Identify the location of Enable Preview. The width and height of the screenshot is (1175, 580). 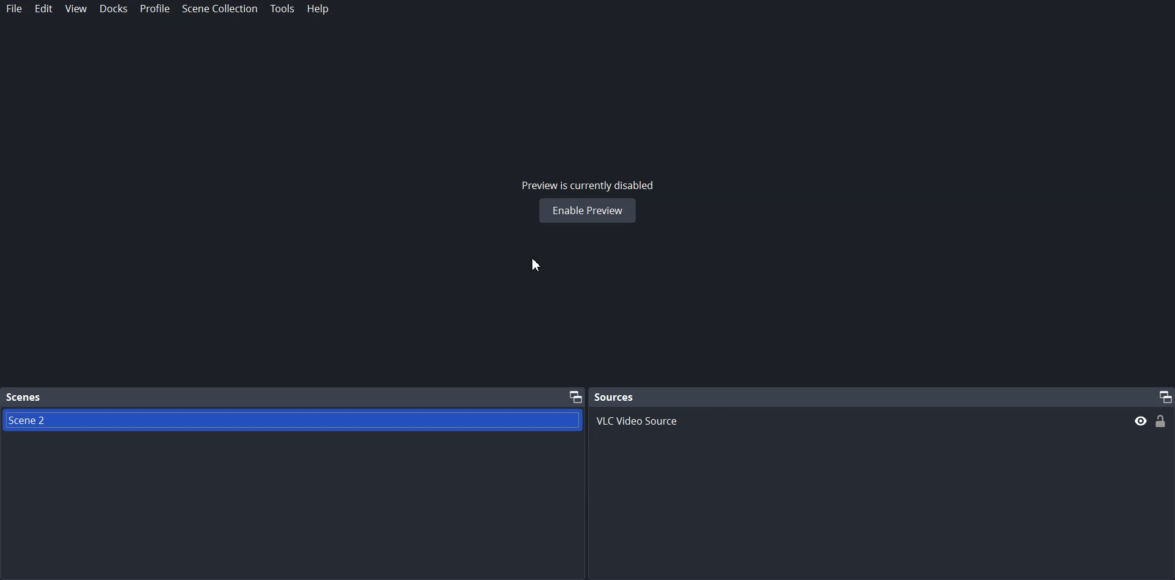
(589, 211).